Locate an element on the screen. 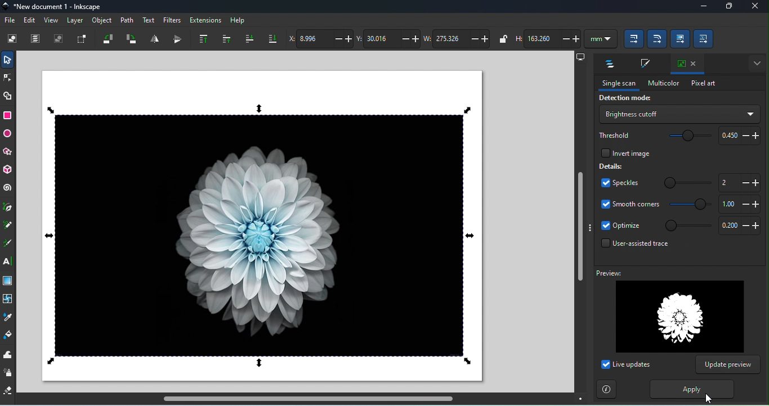  Threshold is located at coordinates (613, 136).